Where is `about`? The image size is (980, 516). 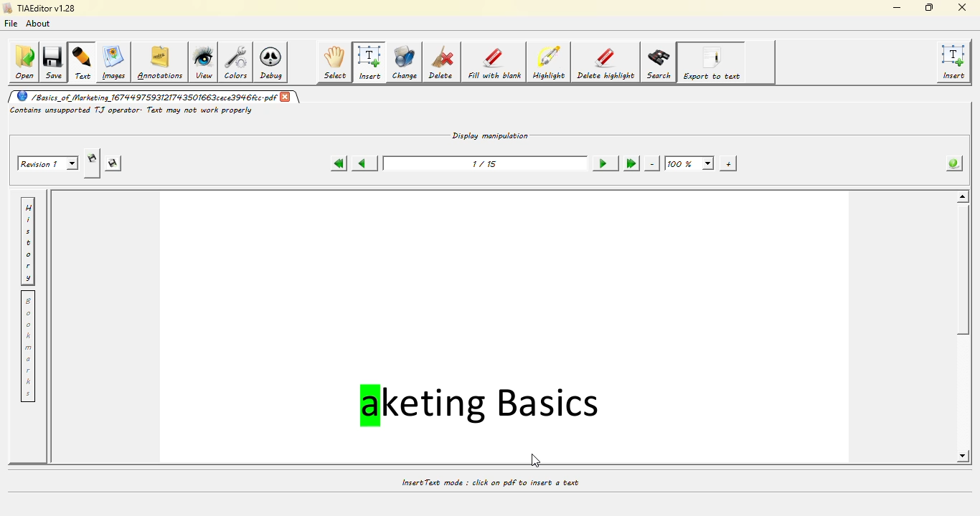
about is located at coordinates (40, 23).